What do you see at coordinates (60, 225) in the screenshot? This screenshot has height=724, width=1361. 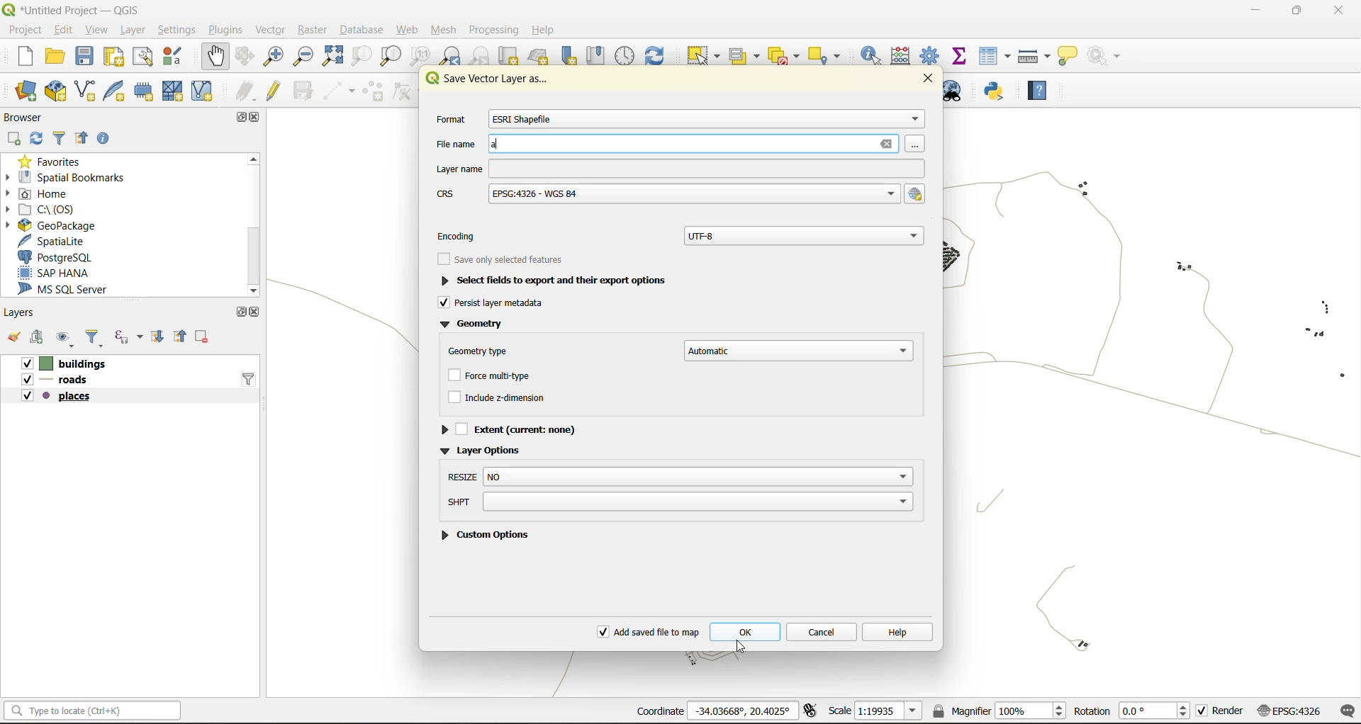 I see `geopackage` at bounding box center [60, 225].